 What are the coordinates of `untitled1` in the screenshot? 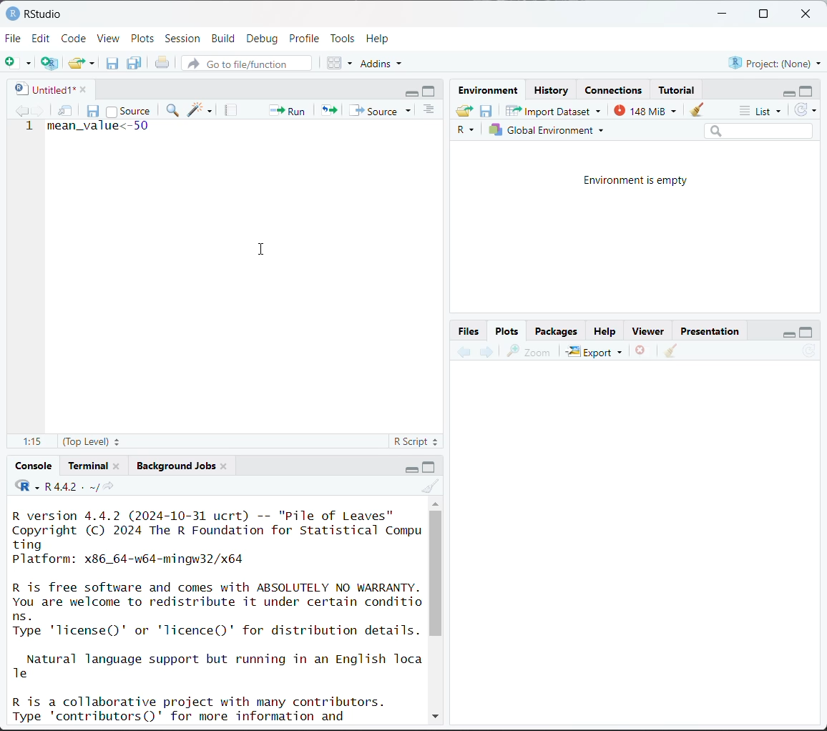 It's located at (41, 89).